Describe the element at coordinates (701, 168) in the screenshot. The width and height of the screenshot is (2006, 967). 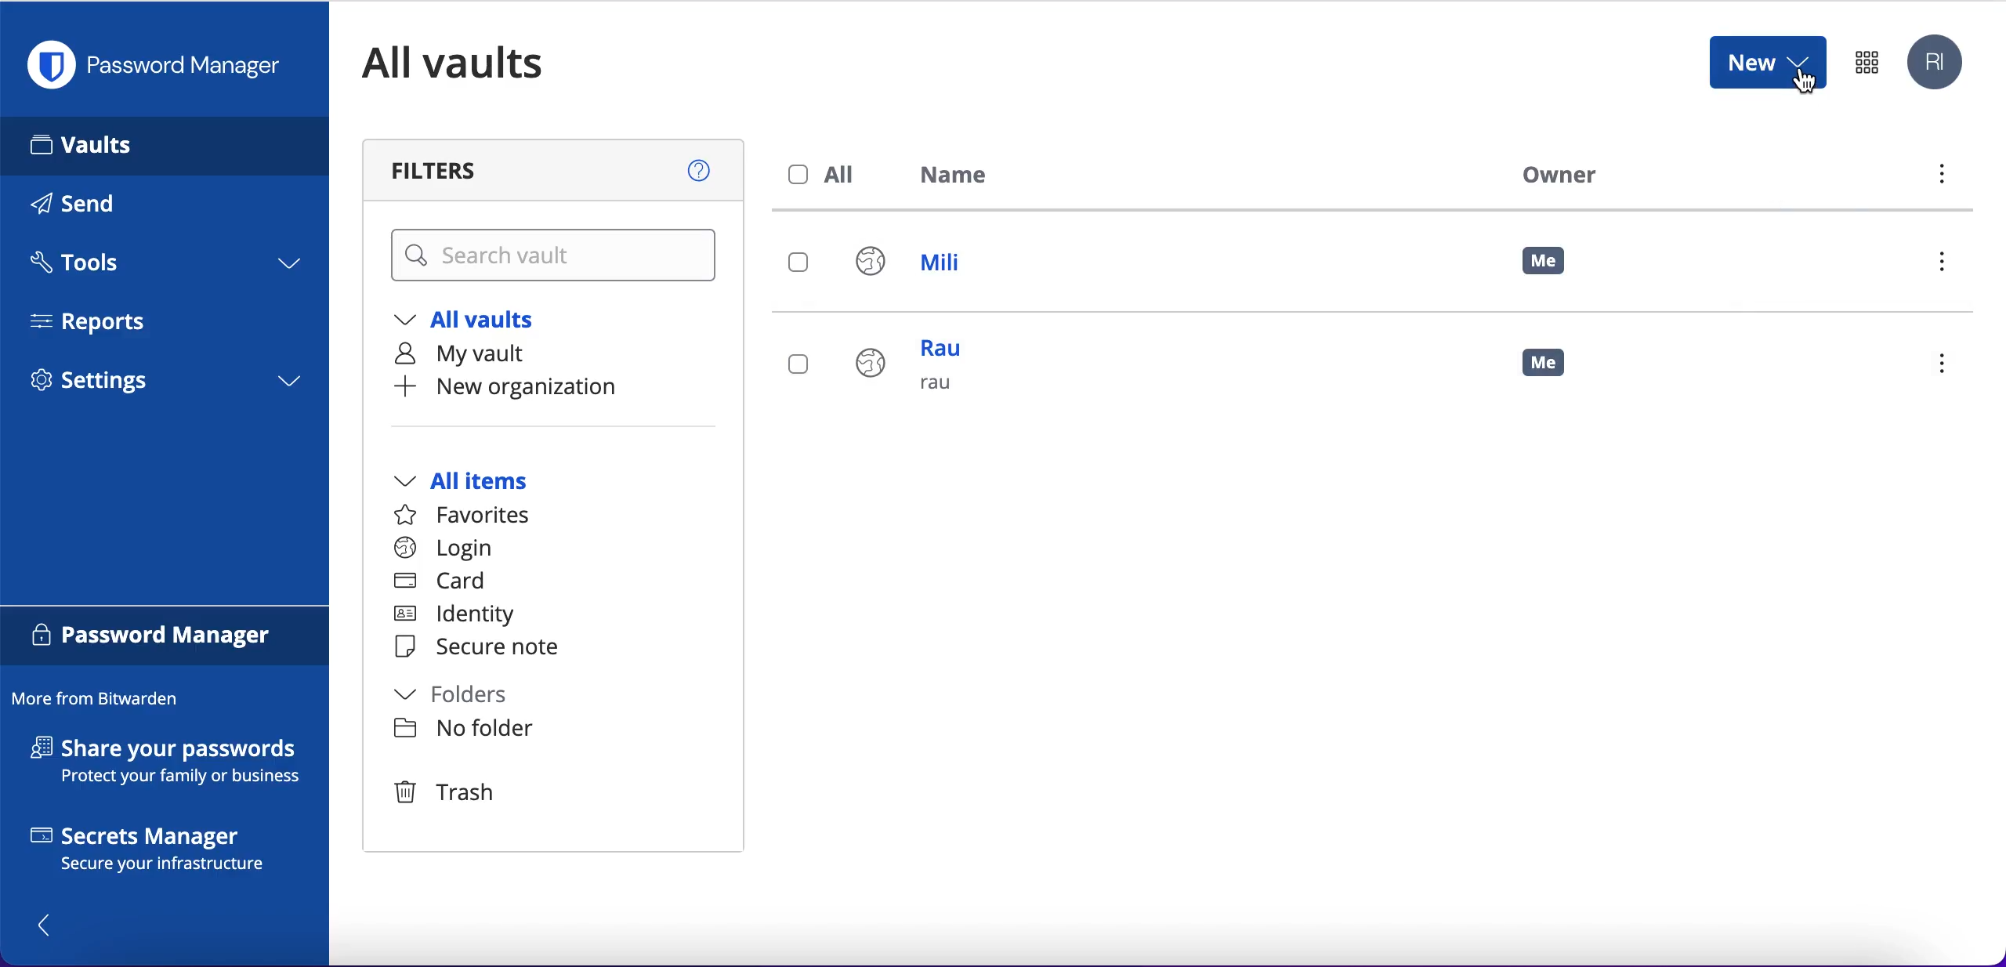
I see `help` at that location.